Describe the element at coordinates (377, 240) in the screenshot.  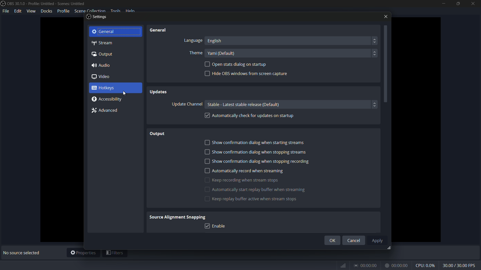
I see `apply button` at that location.